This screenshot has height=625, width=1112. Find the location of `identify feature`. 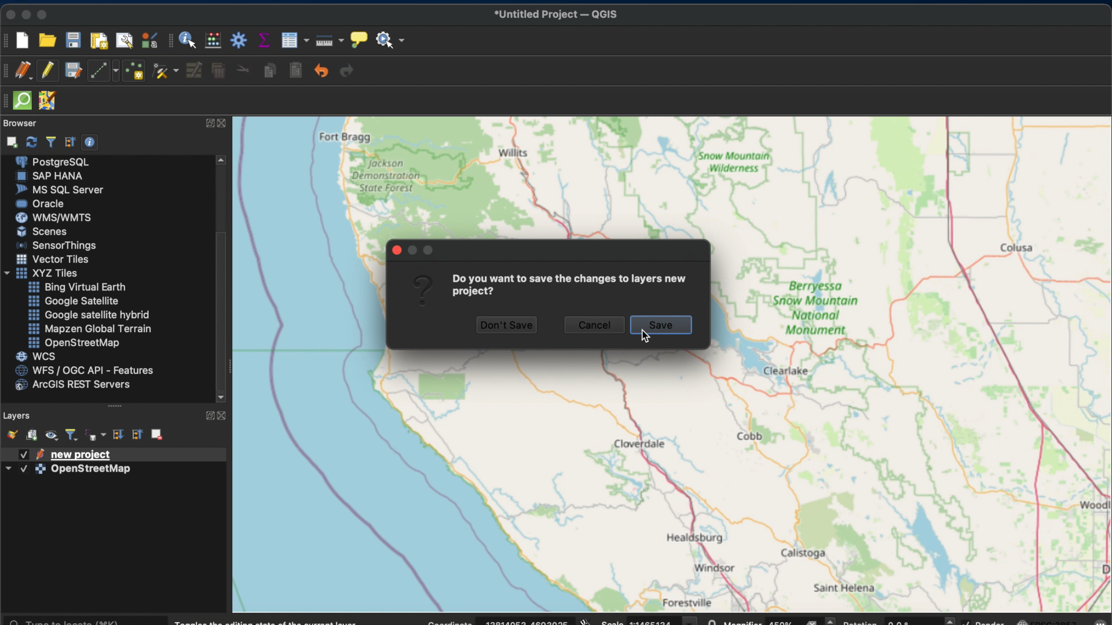

identify feature is located at coordinates (189, 40).